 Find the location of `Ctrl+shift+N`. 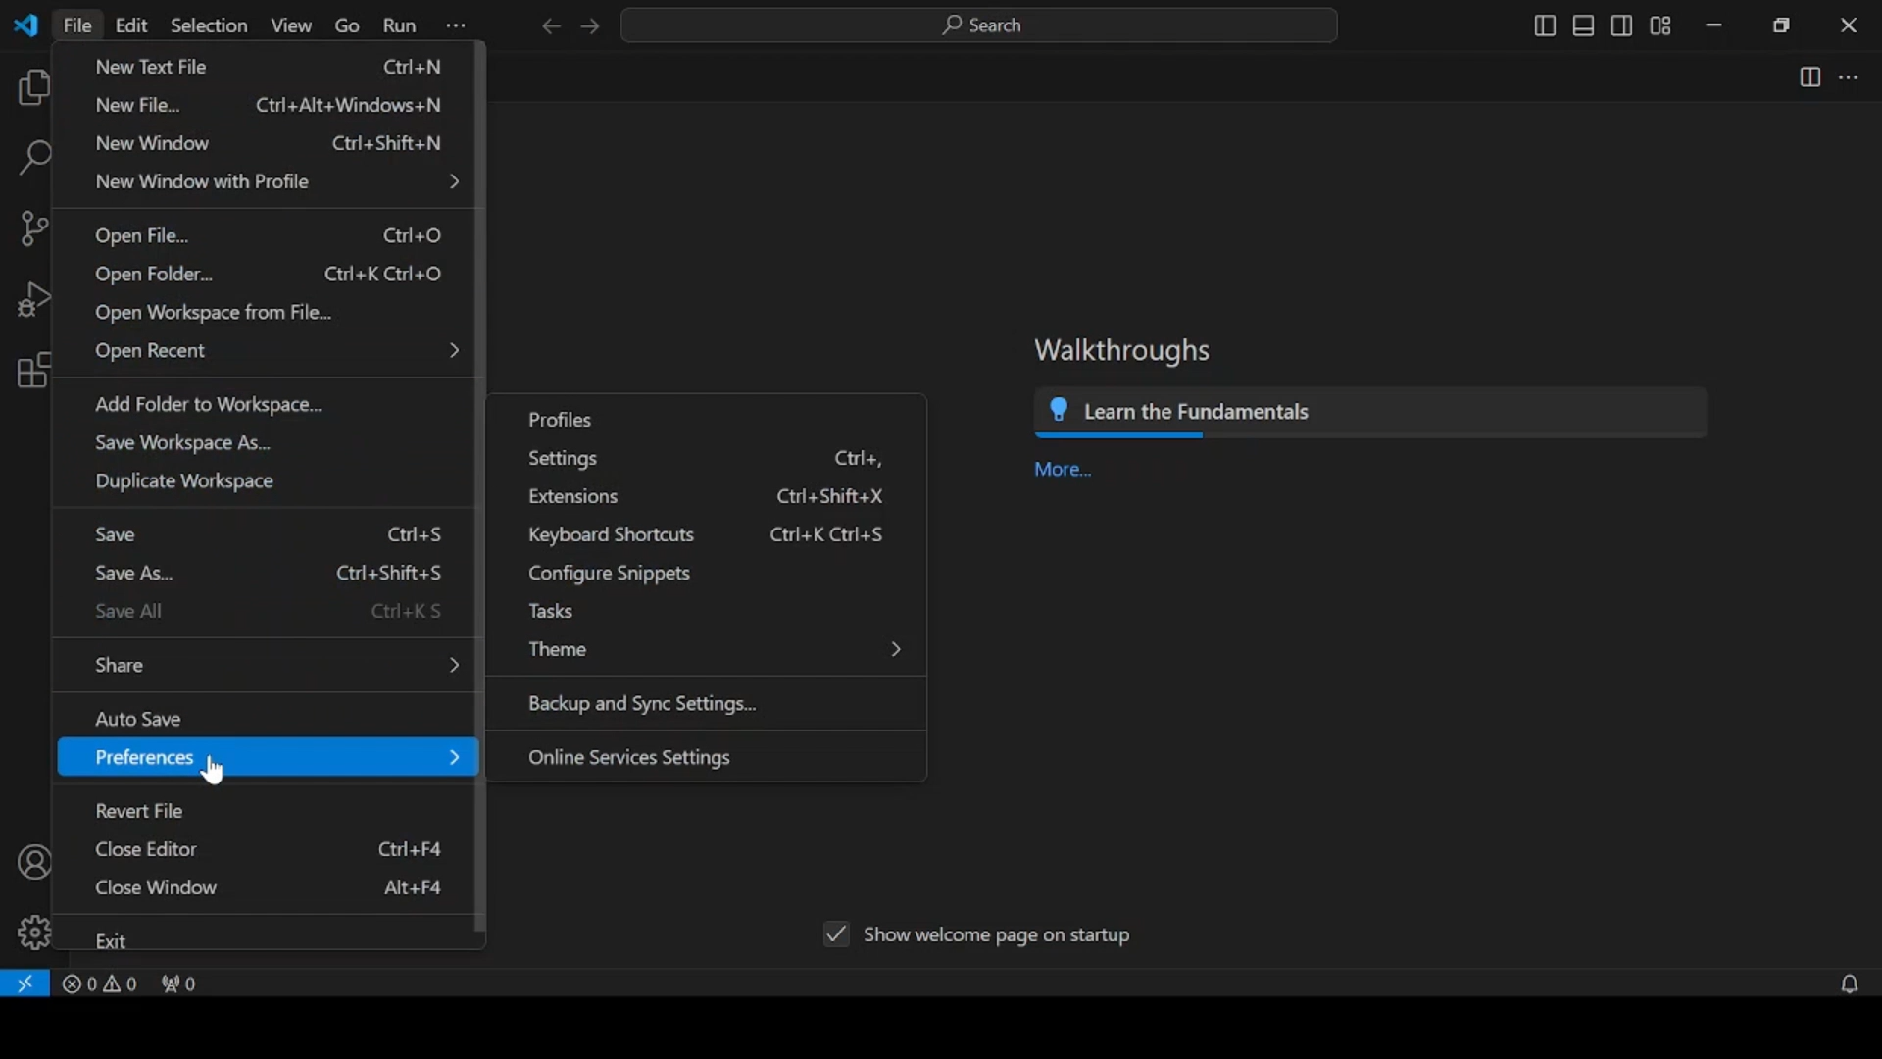

Ctrl+shift+N is located at coordinates (389, 144).